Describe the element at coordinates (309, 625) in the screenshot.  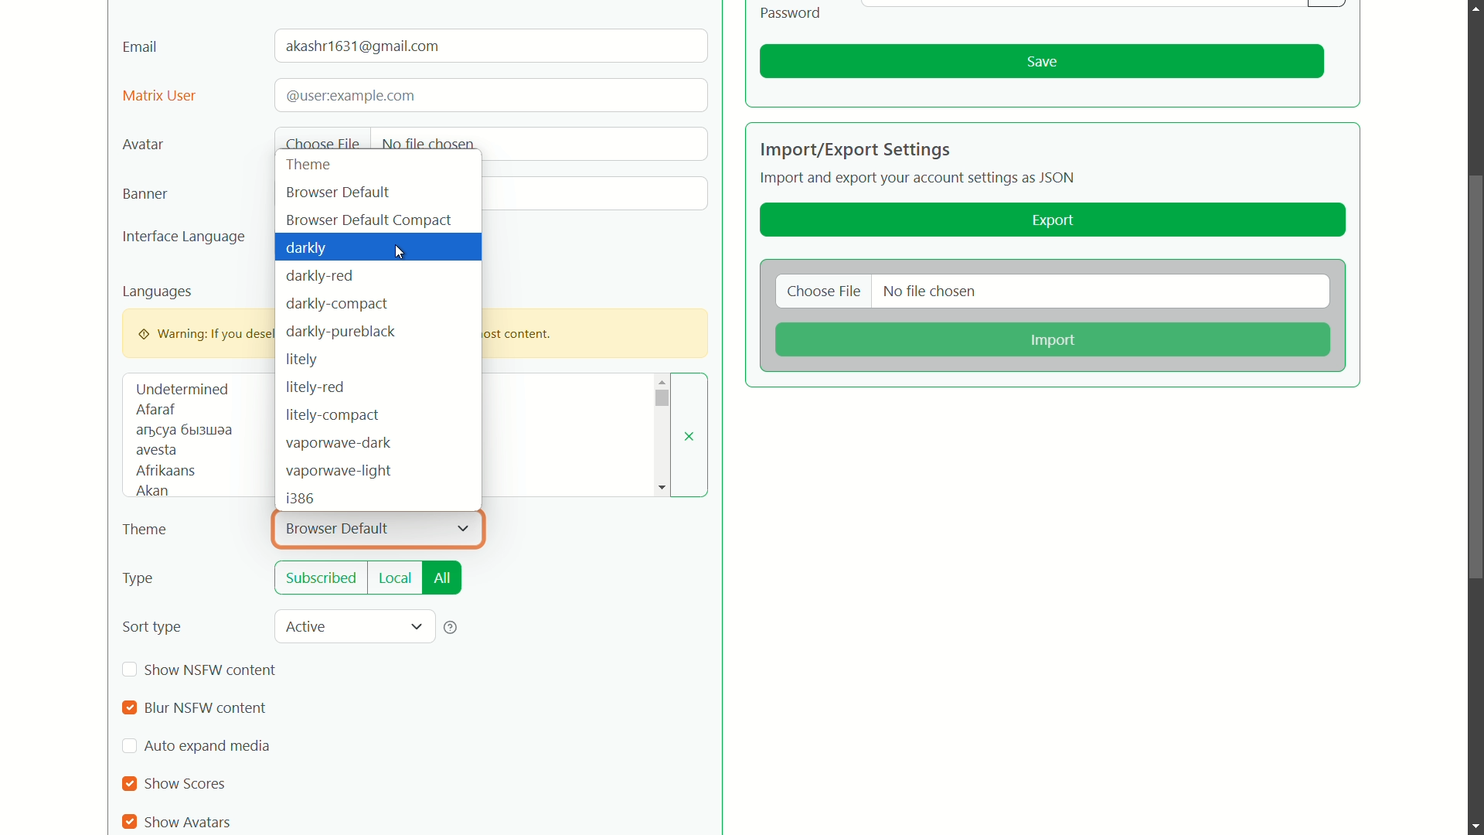
I see `active` at that location.